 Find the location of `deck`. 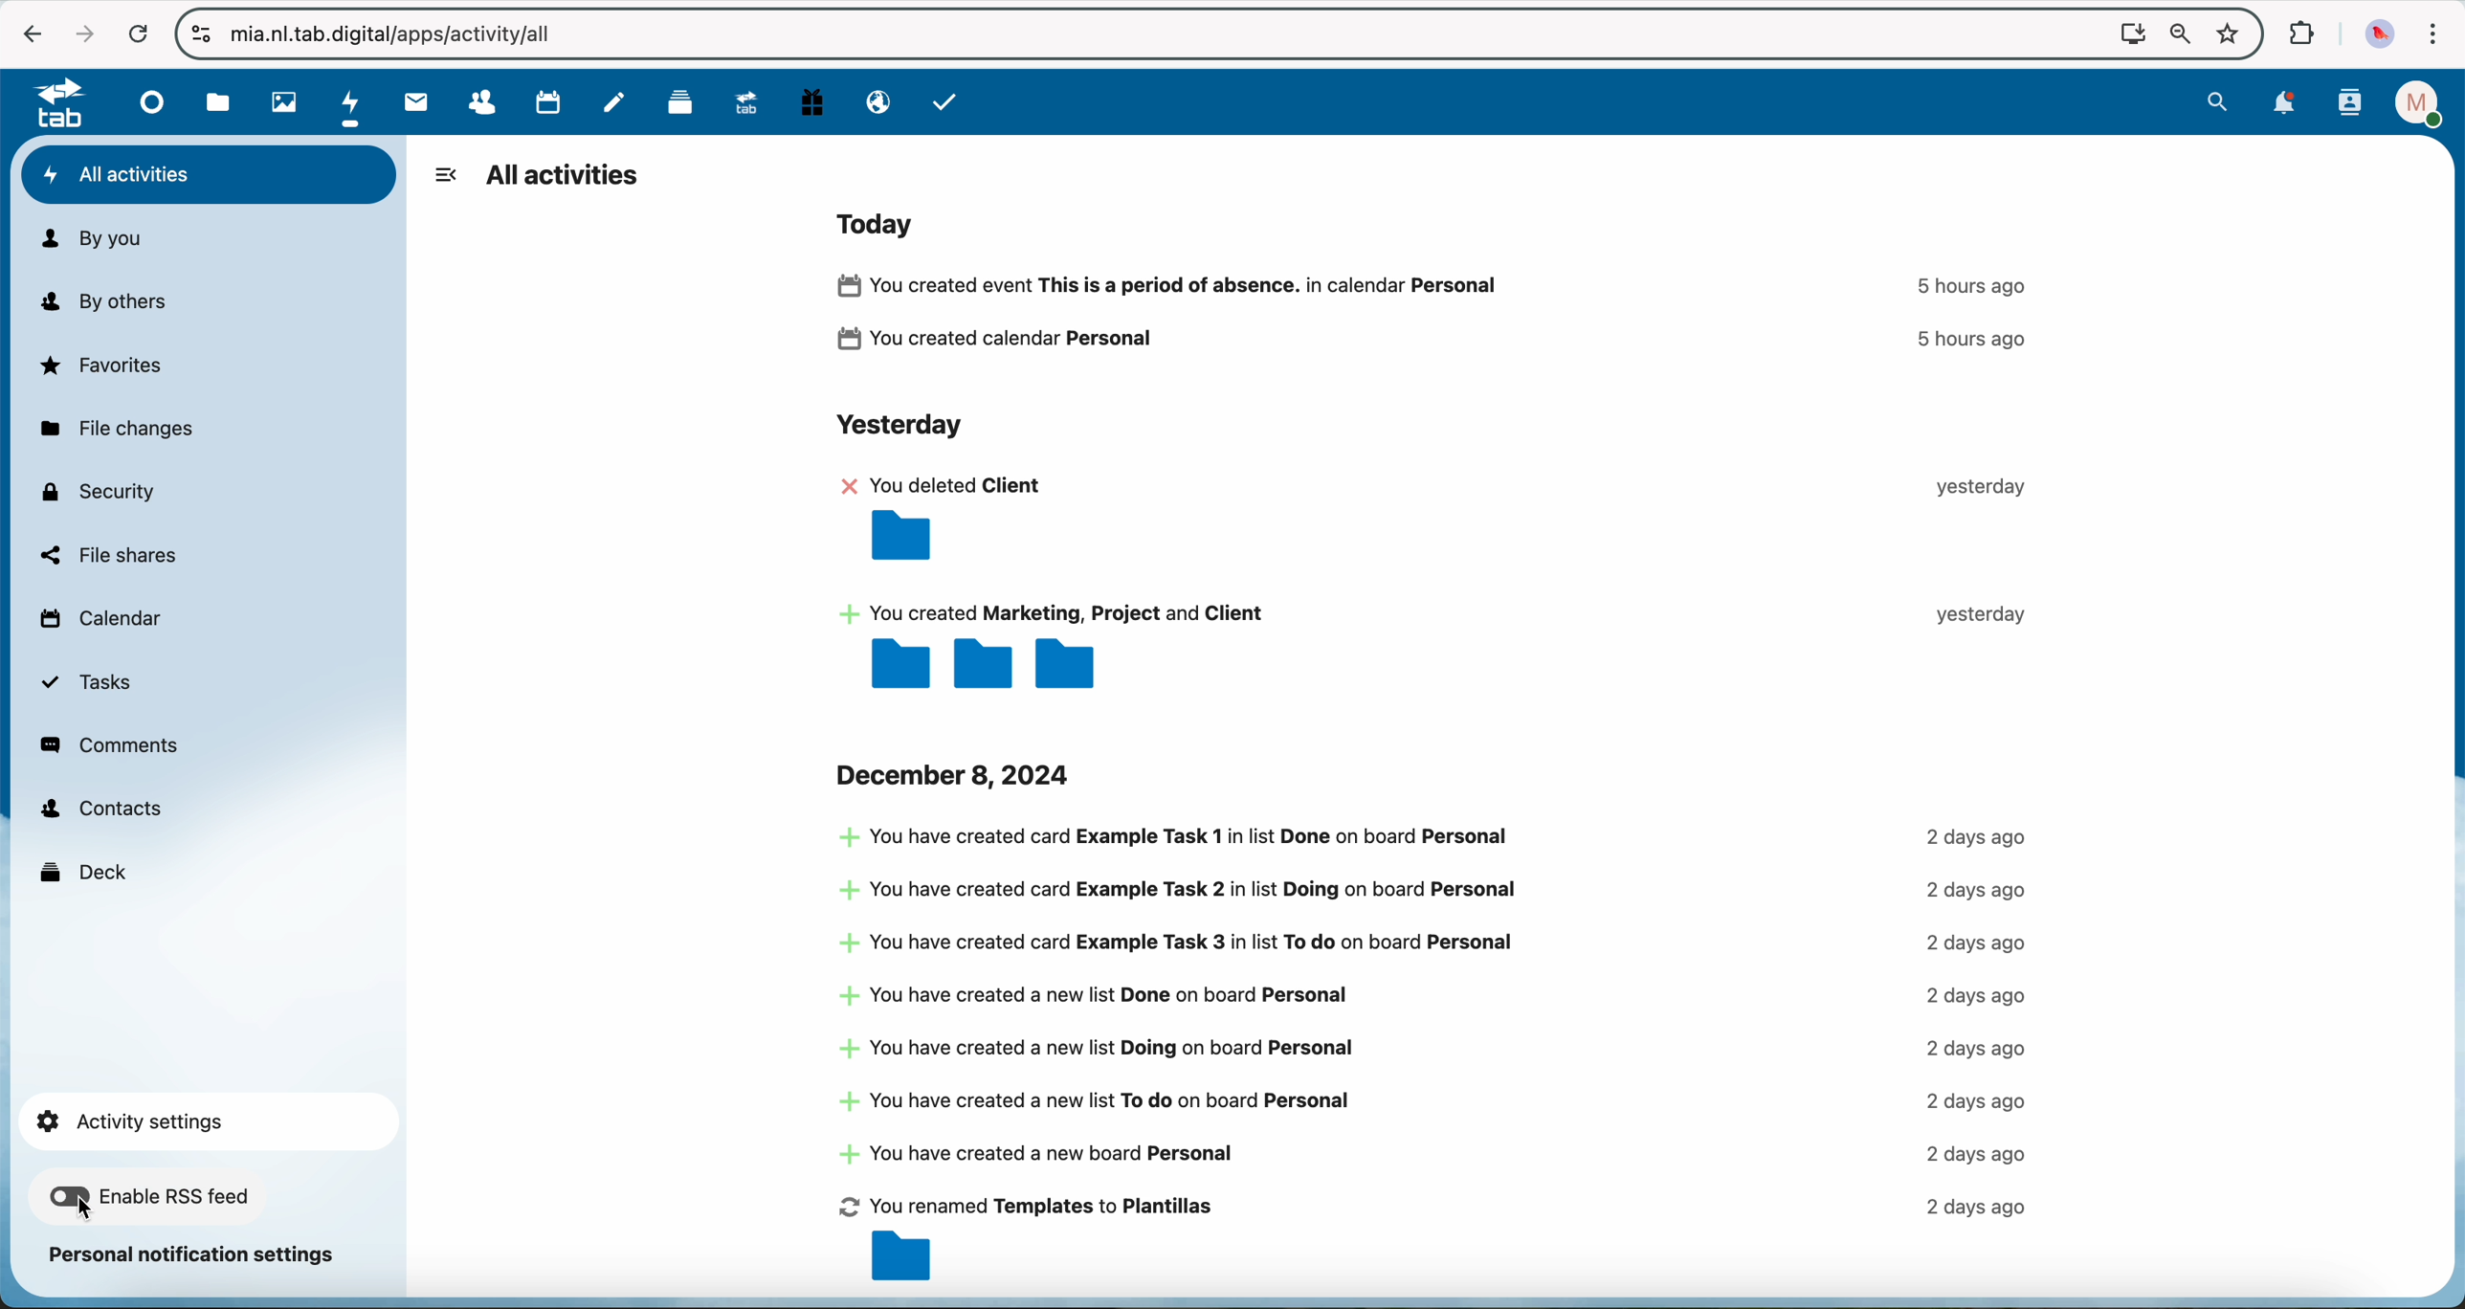

deck is located at coordinates (86, 870).